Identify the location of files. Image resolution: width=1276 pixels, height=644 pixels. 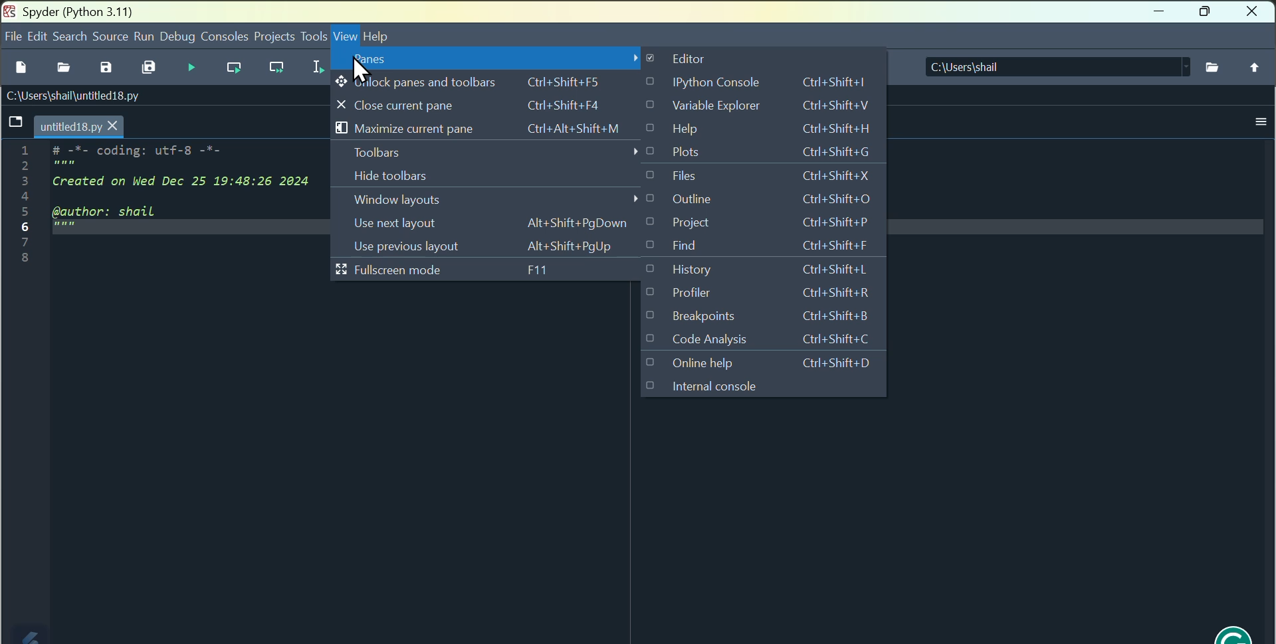
(774, 177).